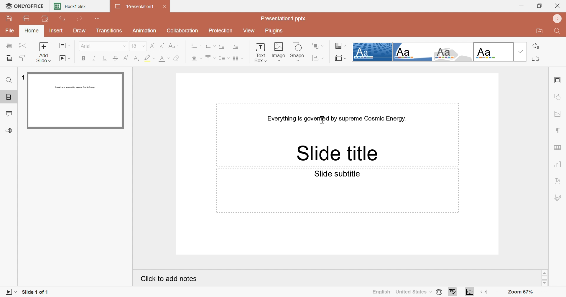  What do you see at coordinates (109, 30) in the screenshot?
I see `Transitions` at bounding box center [109, 30].